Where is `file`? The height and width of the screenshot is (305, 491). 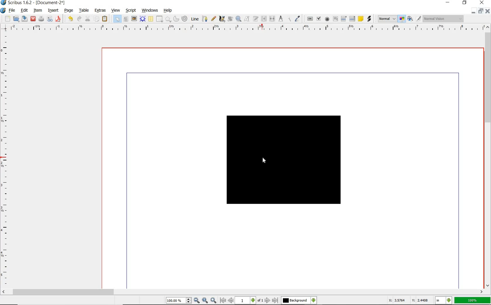 file is located at coordinates (12, 11).